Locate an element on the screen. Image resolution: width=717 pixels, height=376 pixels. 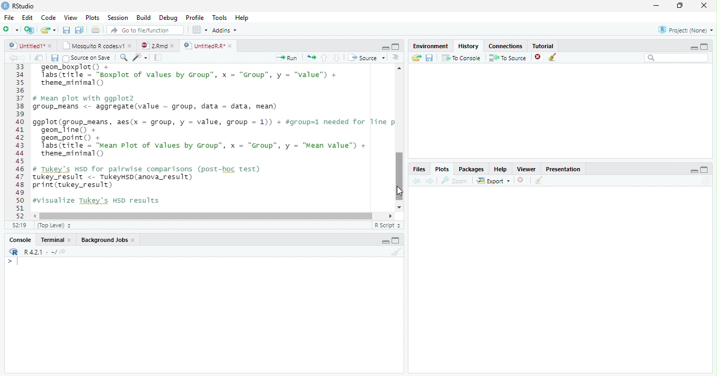
background jobs is located at coordinates (109, 241).